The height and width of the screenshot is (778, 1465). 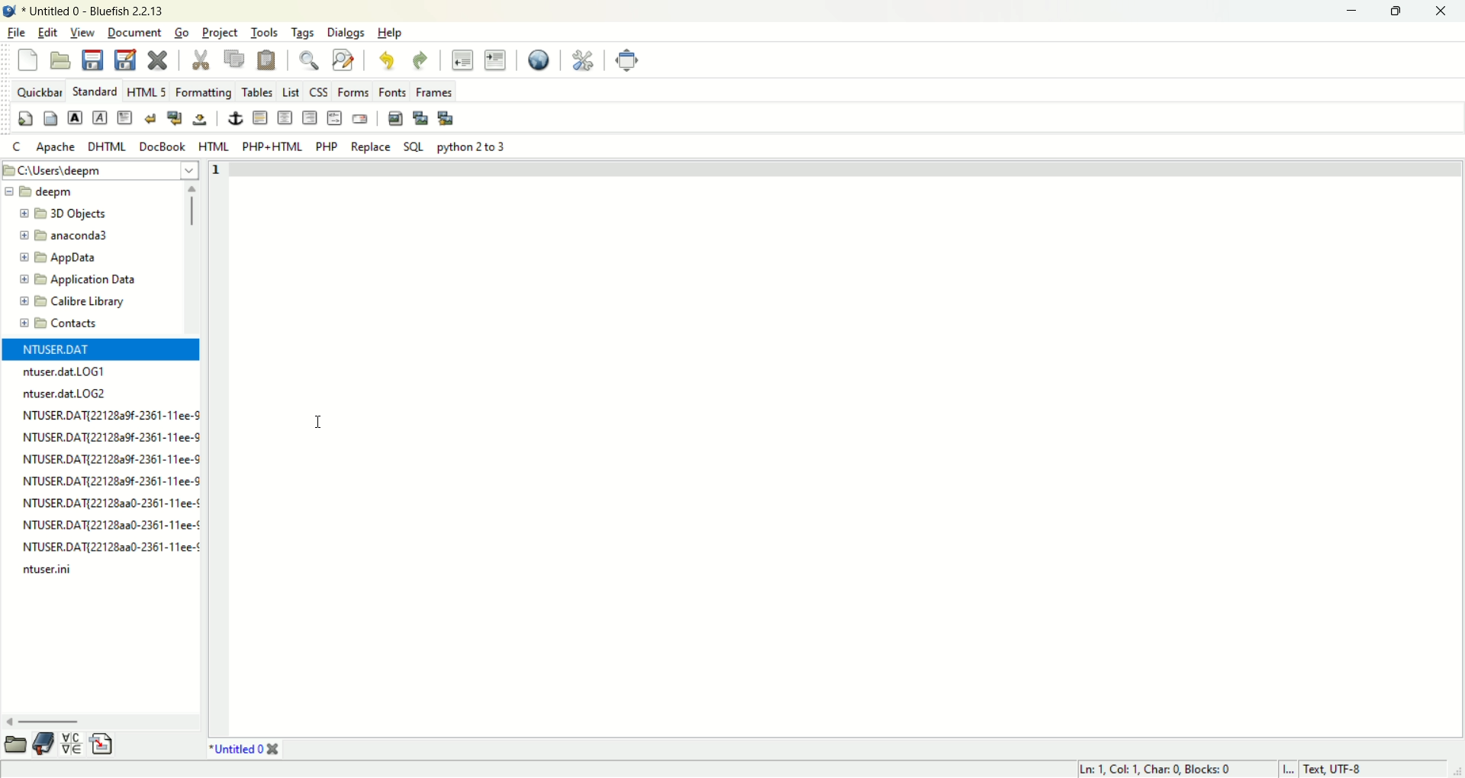 I want to click on css, so click(x=319, y=92).